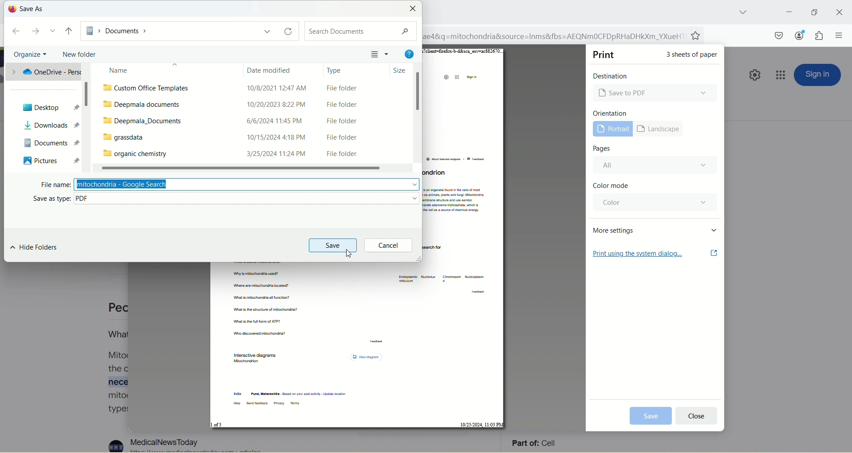 This screenshot has width=852, height=453. I want to click on maximize, so click(813, 12).